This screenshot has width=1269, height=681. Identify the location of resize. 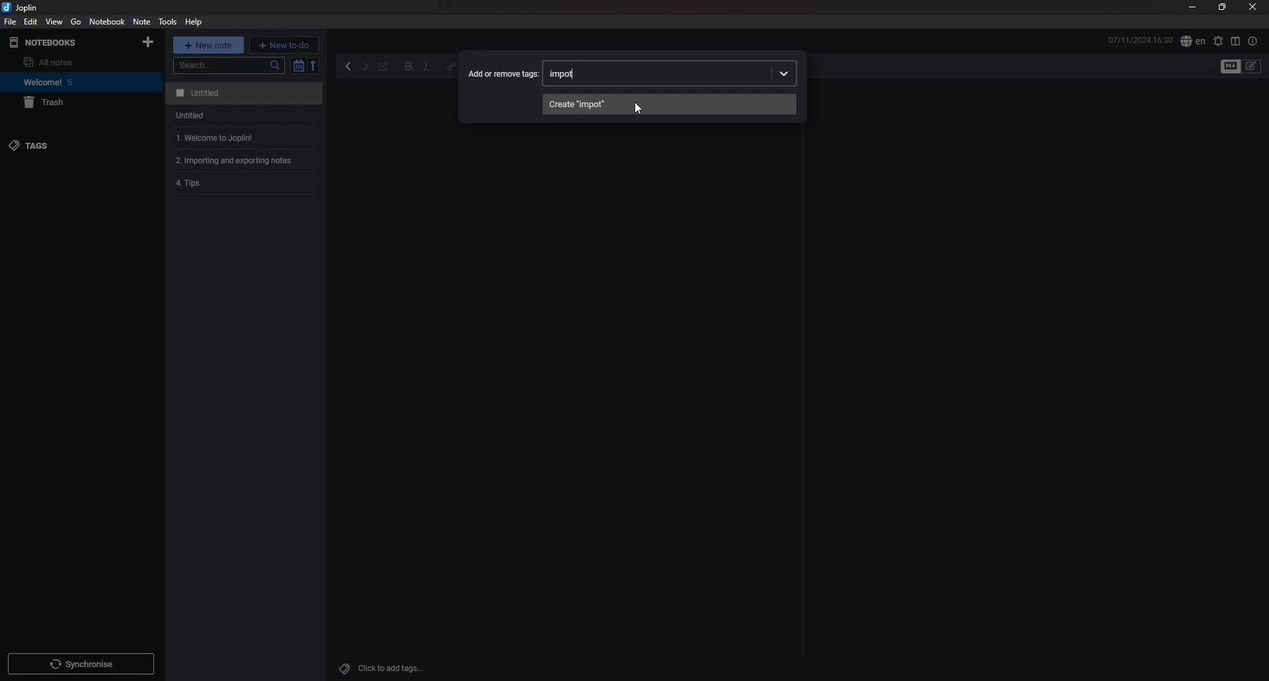
(1221, 8).